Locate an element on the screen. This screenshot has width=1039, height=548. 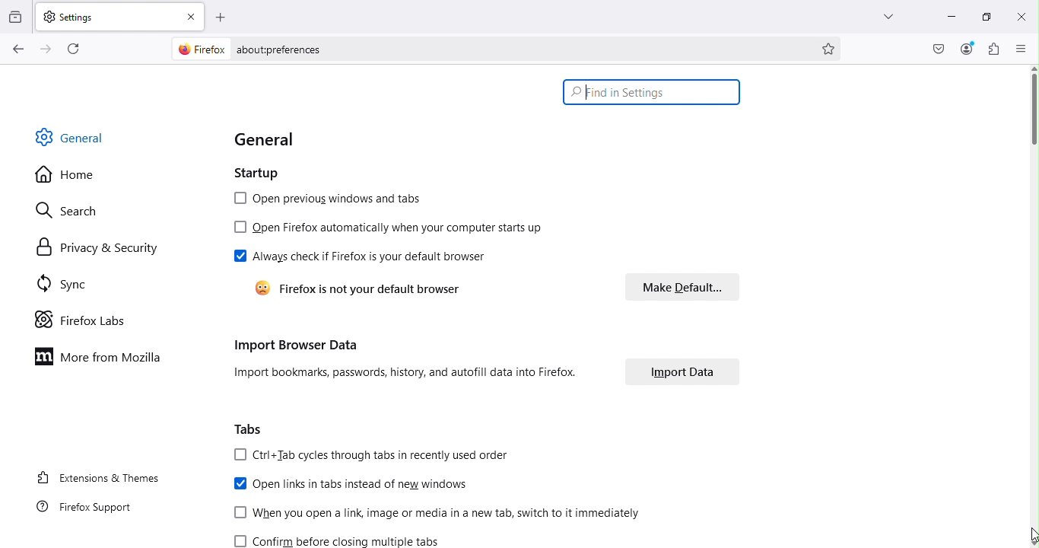
General is located at coordinates (87, 142).